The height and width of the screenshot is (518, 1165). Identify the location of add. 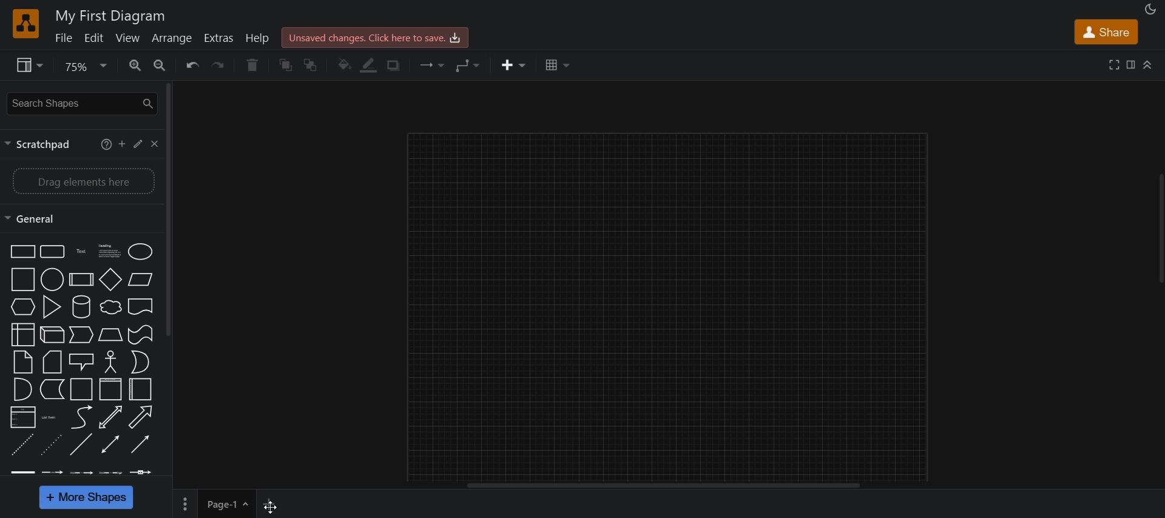
(123, 145).